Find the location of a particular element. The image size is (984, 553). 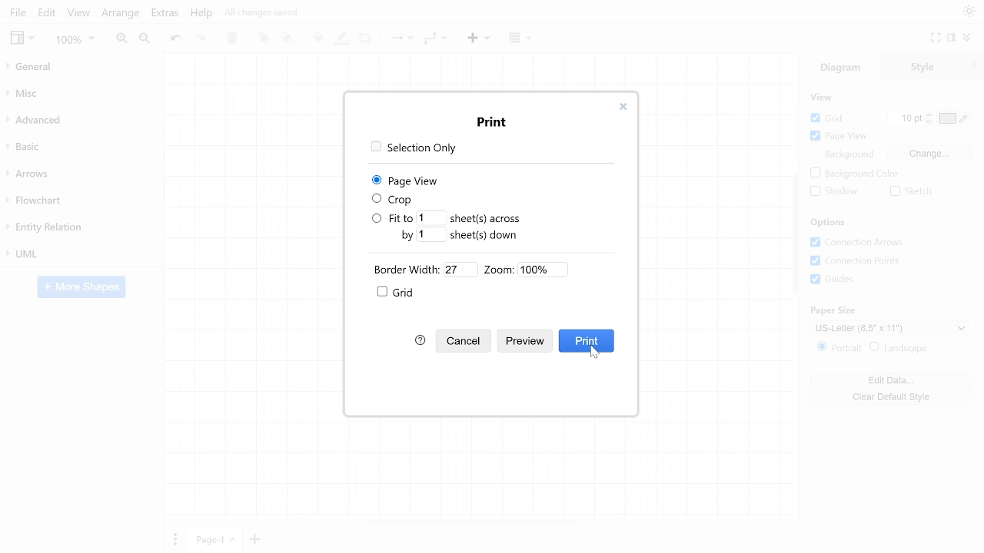

Guides is located at coordinates (836, 280).